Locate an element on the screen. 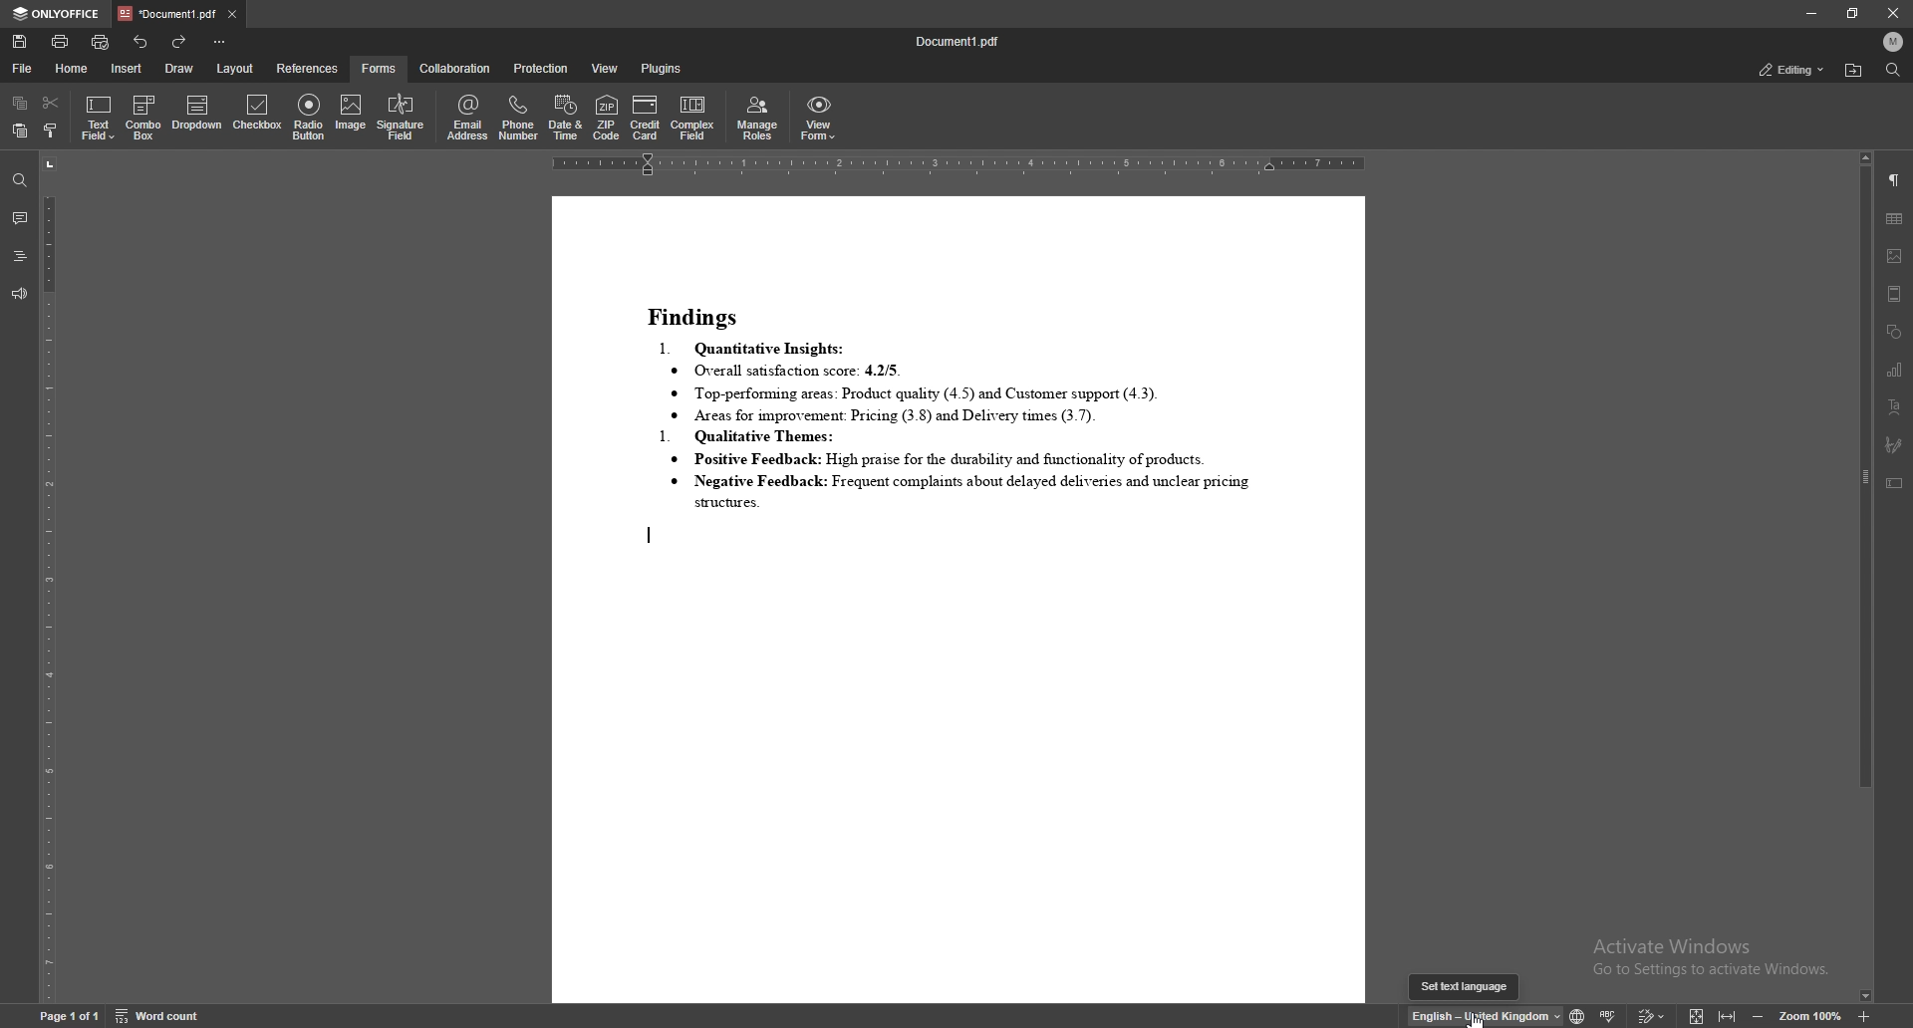 Image resolution: width=1913 pixels, height=1028 pixels. dropdown is located at coordinates (197, 115).